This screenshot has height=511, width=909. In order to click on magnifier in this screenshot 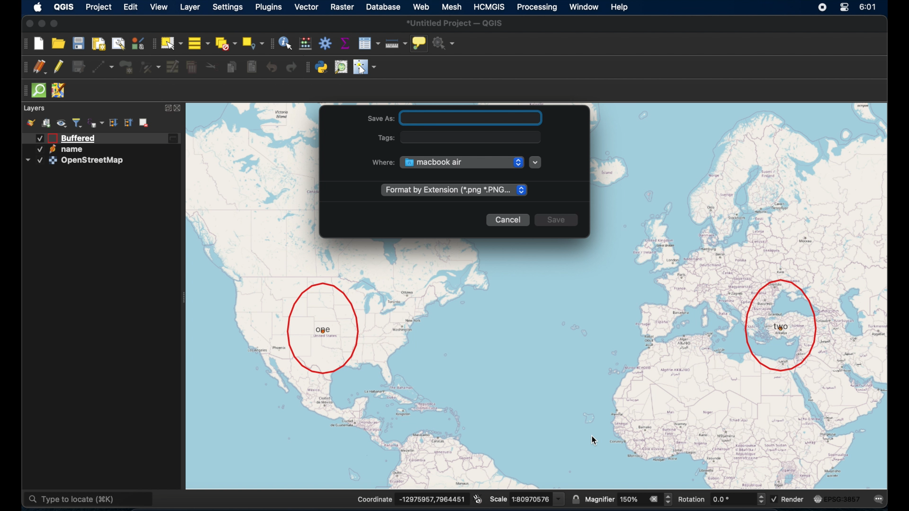, I will do `click(601, 500)`.